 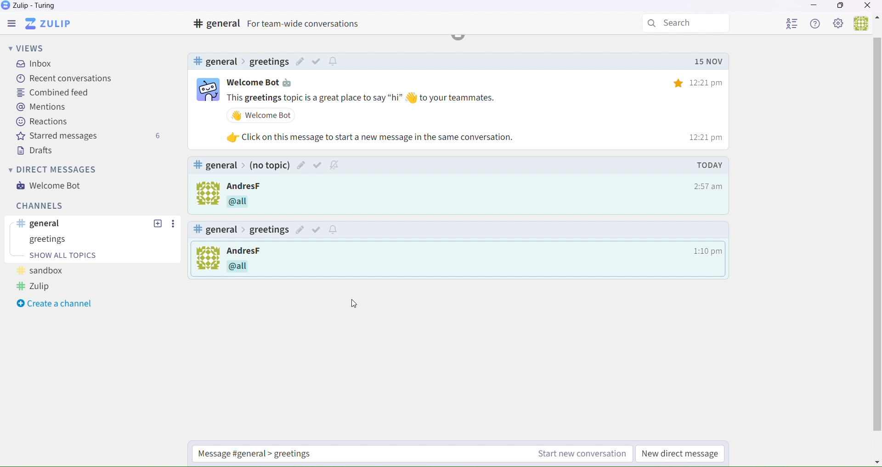 I want to click on , so click(x=317, y=228).